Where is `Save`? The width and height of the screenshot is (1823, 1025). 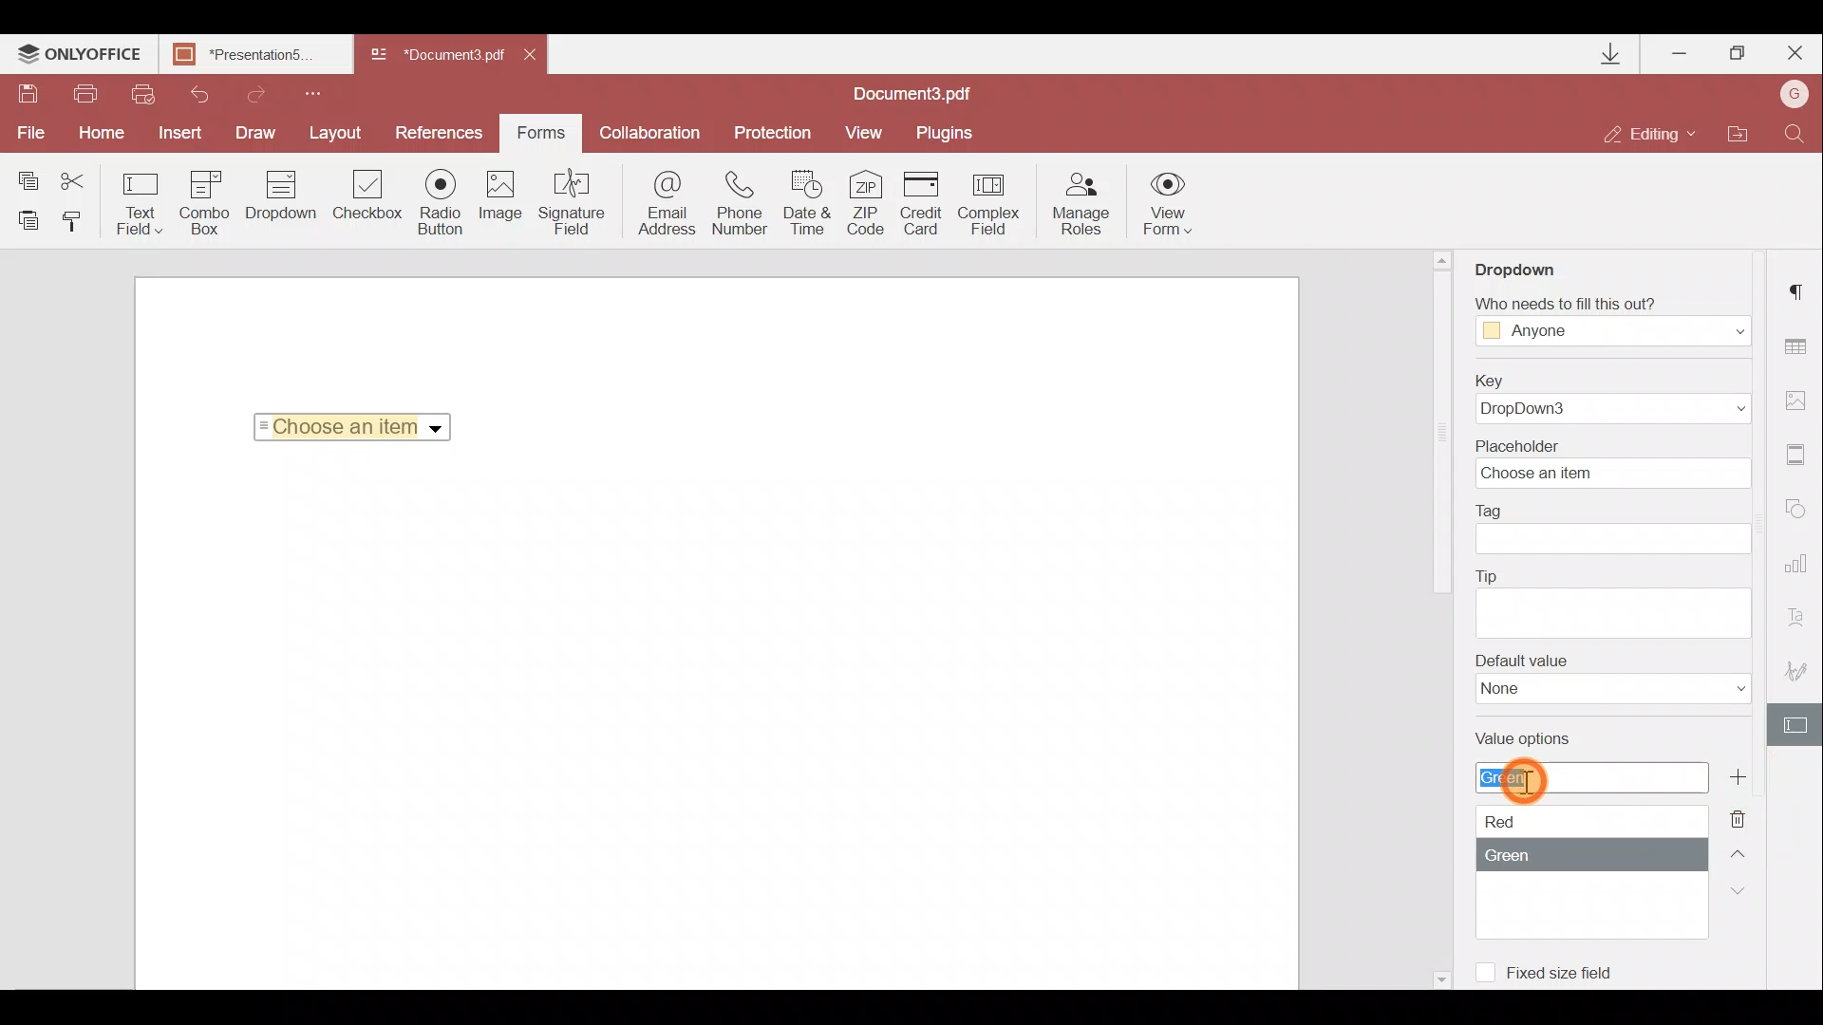 Save is located at coordinates (28, 94).